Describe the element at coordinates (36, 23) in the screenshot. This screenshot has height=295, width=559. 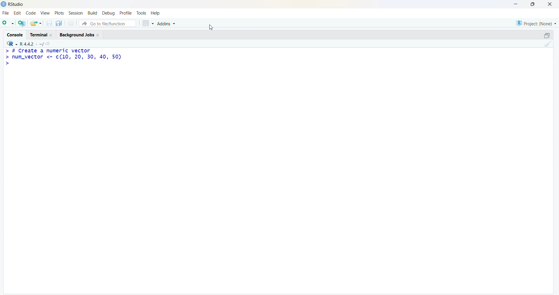
I see `share folder as` at that location.